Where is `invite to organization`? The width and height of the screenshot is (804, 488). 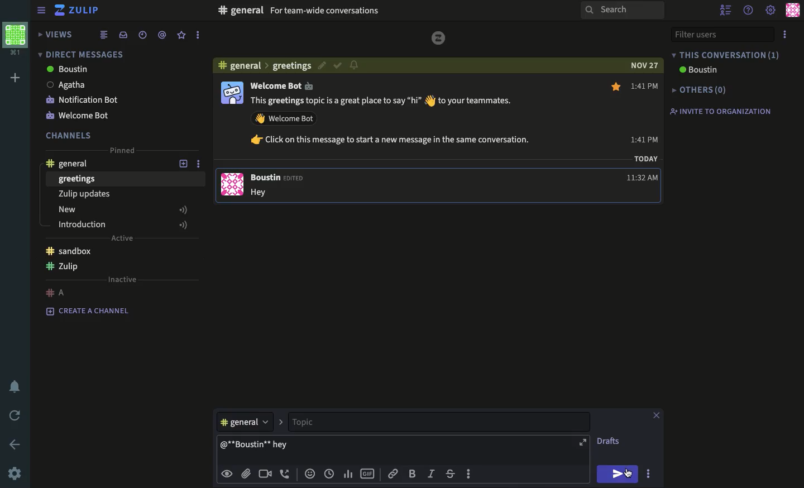 invite to organization is located at coordinates (719, 110).